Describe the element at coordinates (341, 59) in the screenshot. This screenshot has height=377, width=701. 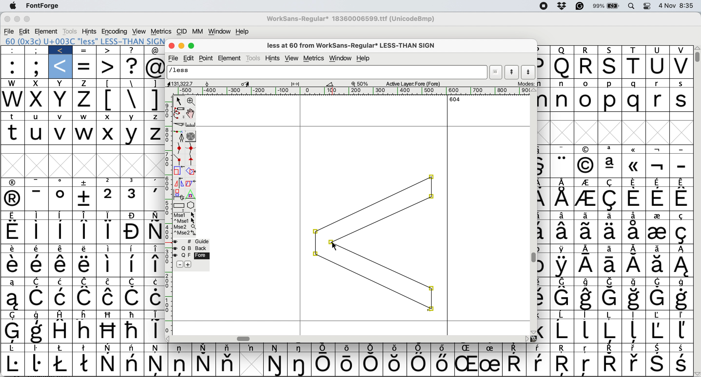
I see `window` at that location.